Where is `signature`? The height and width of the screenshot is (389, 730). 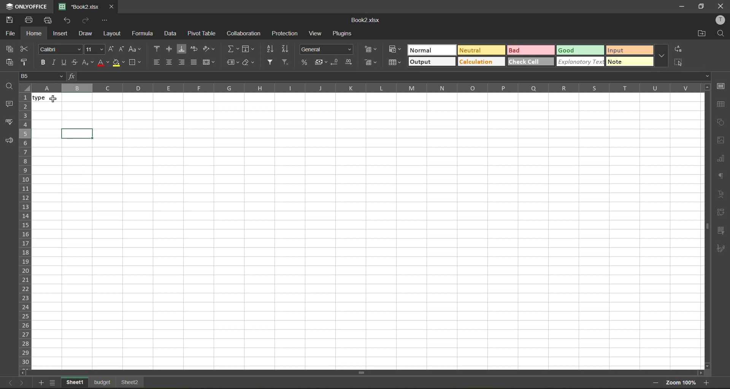
signature is located at coordinates (721, 249).